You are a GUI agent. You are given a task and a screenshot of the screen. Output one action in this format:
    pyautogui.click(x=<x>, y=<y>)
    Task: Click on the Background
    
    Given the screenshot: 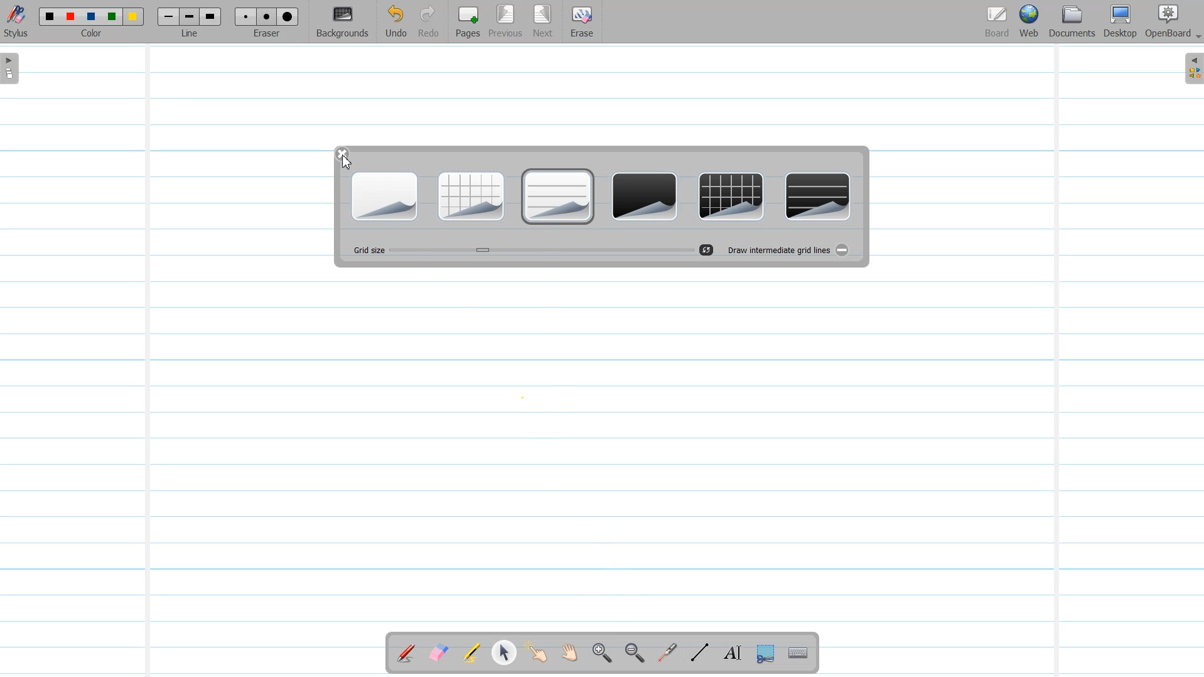 What is the action you would take?
    pyautogui.click(x=343, y=22)
    